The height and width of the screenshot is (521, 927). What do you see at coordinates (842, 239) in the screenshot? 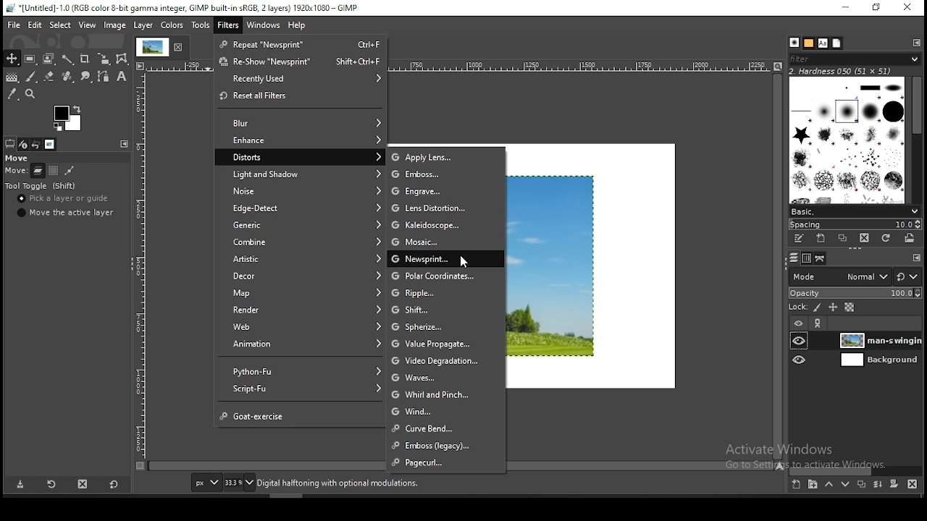
I see `duplicate brush` at bounding box center [842, 239].